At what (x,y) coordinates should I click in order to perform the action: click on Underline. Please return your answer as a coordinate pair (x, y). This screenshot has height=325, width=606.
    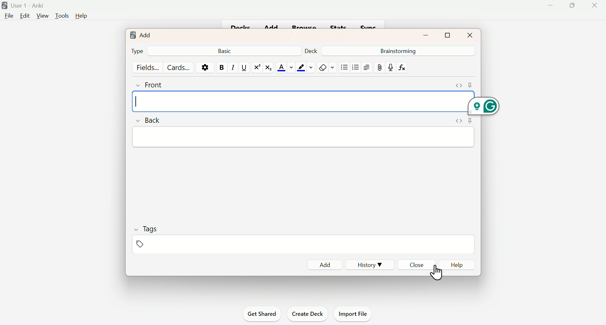
    Looking at the image, I should click on (244, 67).